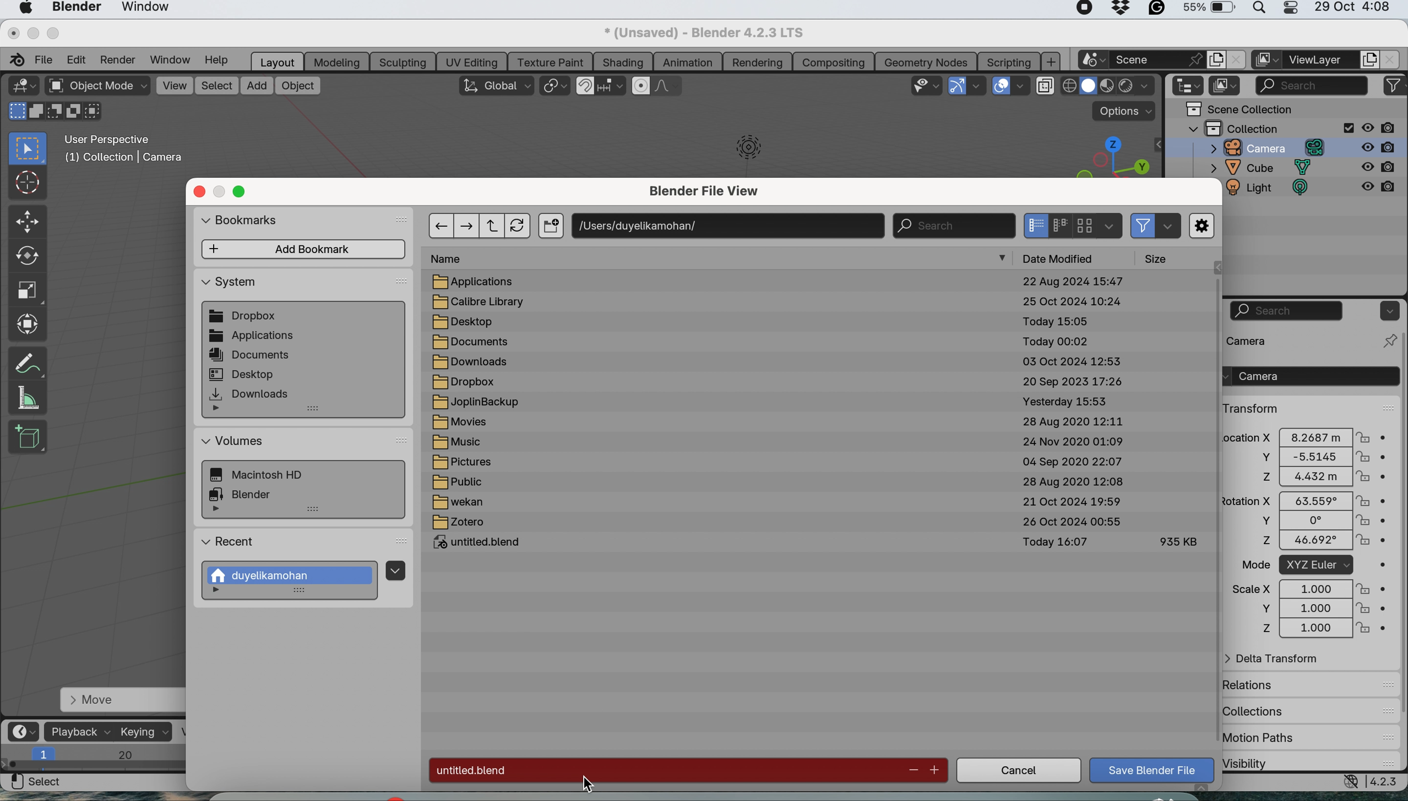 The width and height of the screenshot is (1408, 801). I want to click on system, so click(230, 285).